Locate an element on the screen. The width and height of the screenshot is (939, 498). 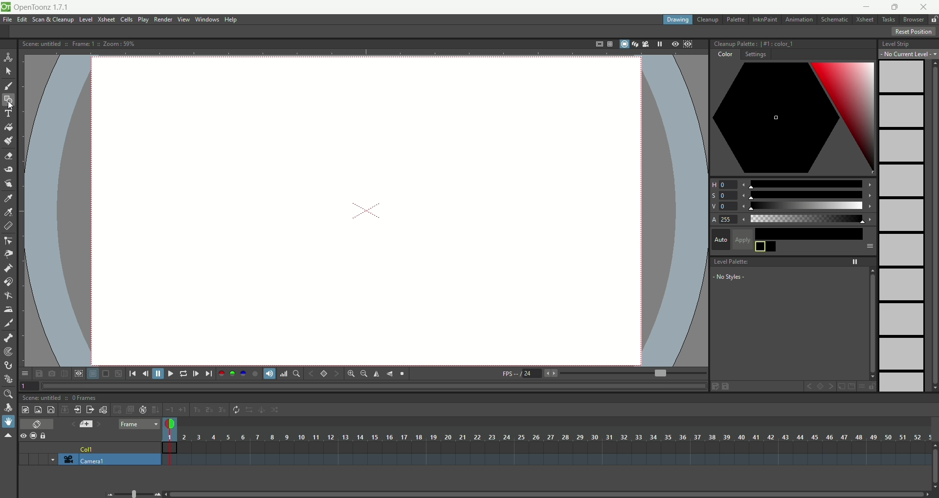
increase steo is located at coordinates (184, 410).